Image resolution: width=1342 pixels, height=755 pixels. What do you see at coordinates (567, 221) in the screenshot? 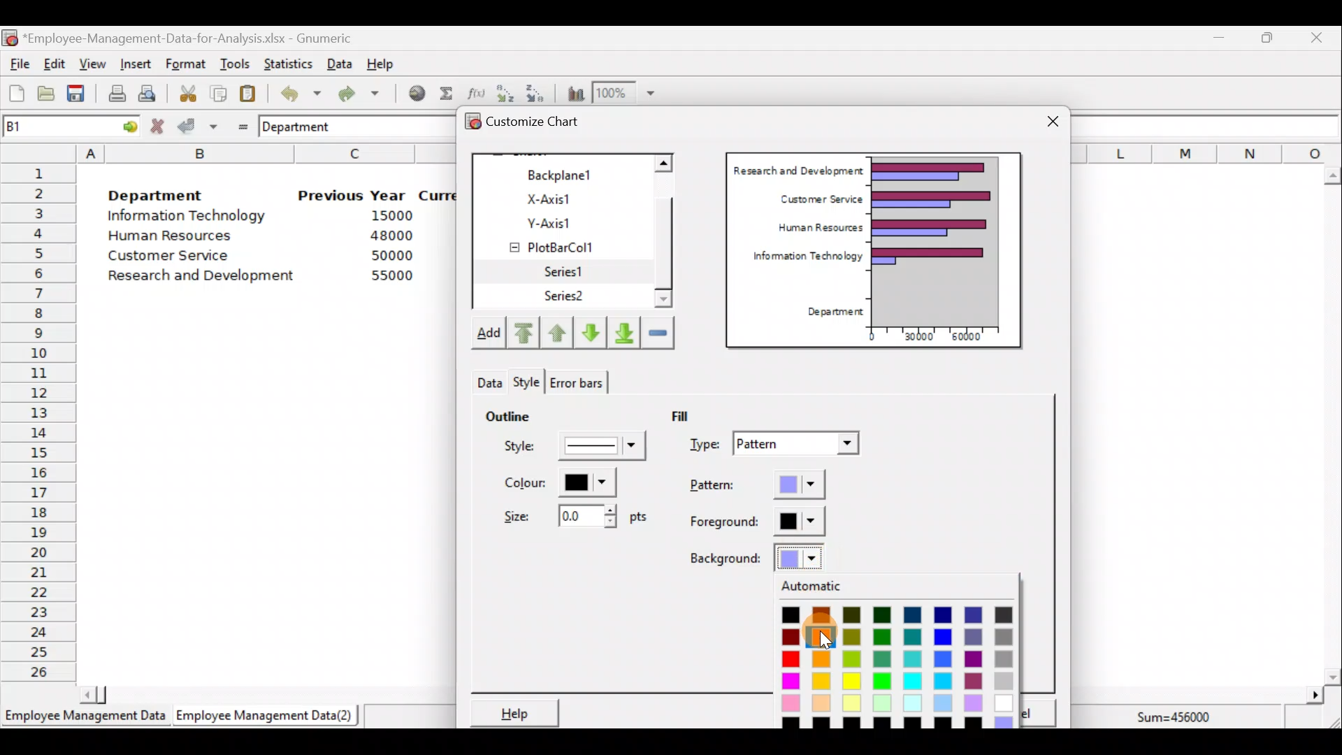
I see `Y-axis1` at bounding box center [567, 221].